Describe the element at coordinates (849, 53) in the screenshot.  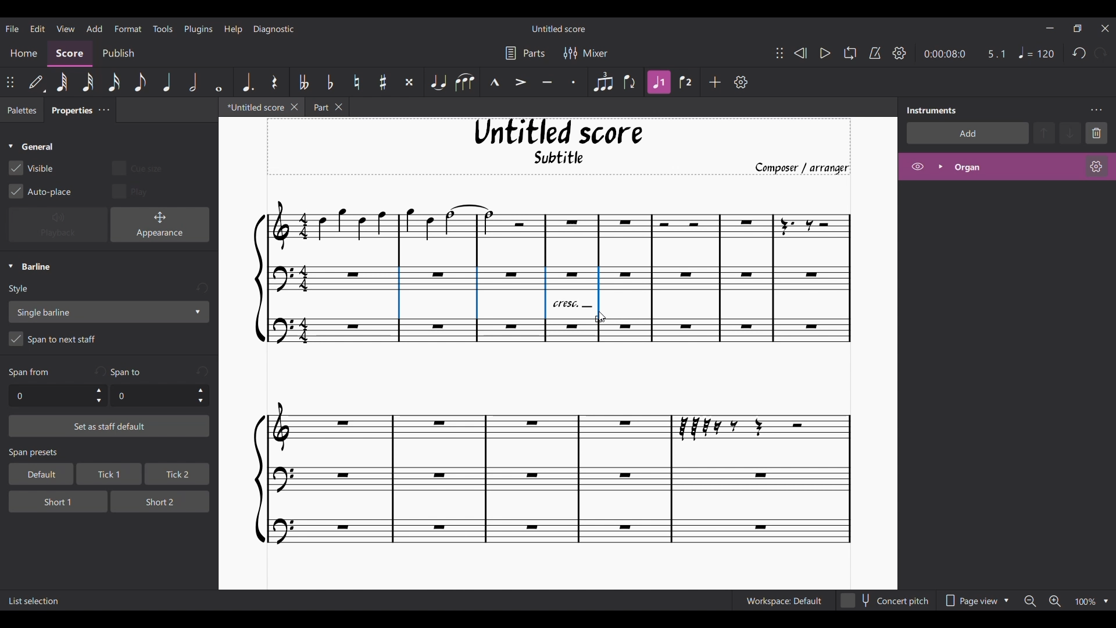
I see `Looping playback` at that location.